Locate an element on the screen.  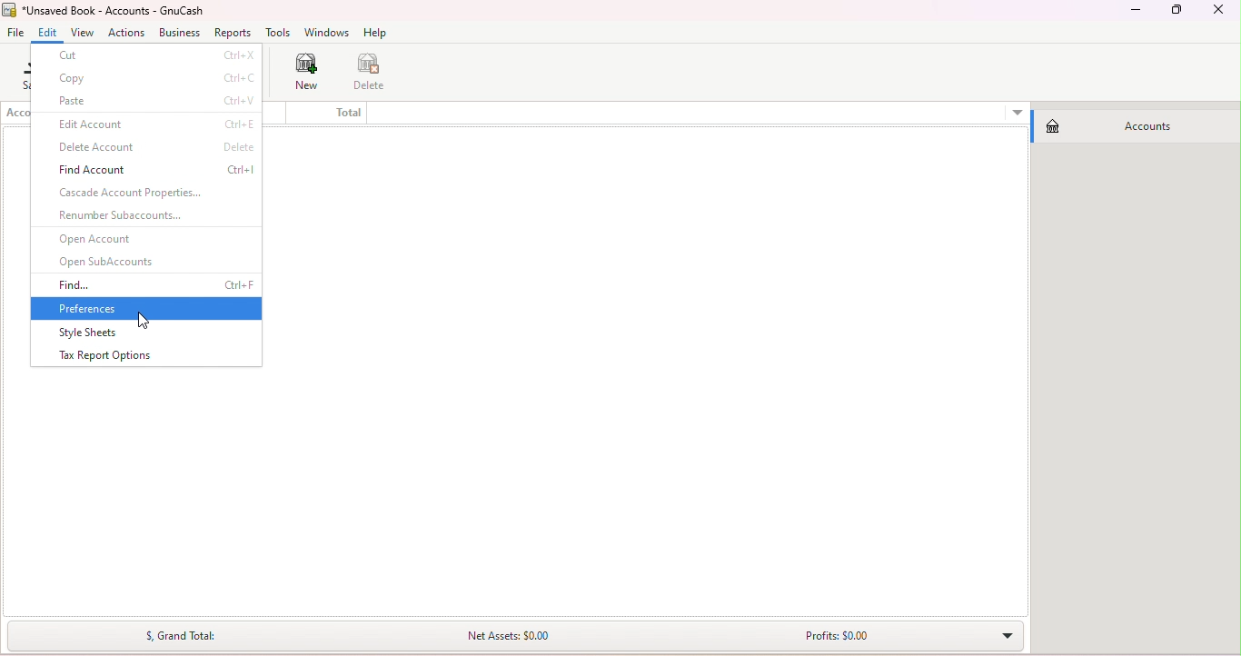
Tools is located at coordinates (278, 32).